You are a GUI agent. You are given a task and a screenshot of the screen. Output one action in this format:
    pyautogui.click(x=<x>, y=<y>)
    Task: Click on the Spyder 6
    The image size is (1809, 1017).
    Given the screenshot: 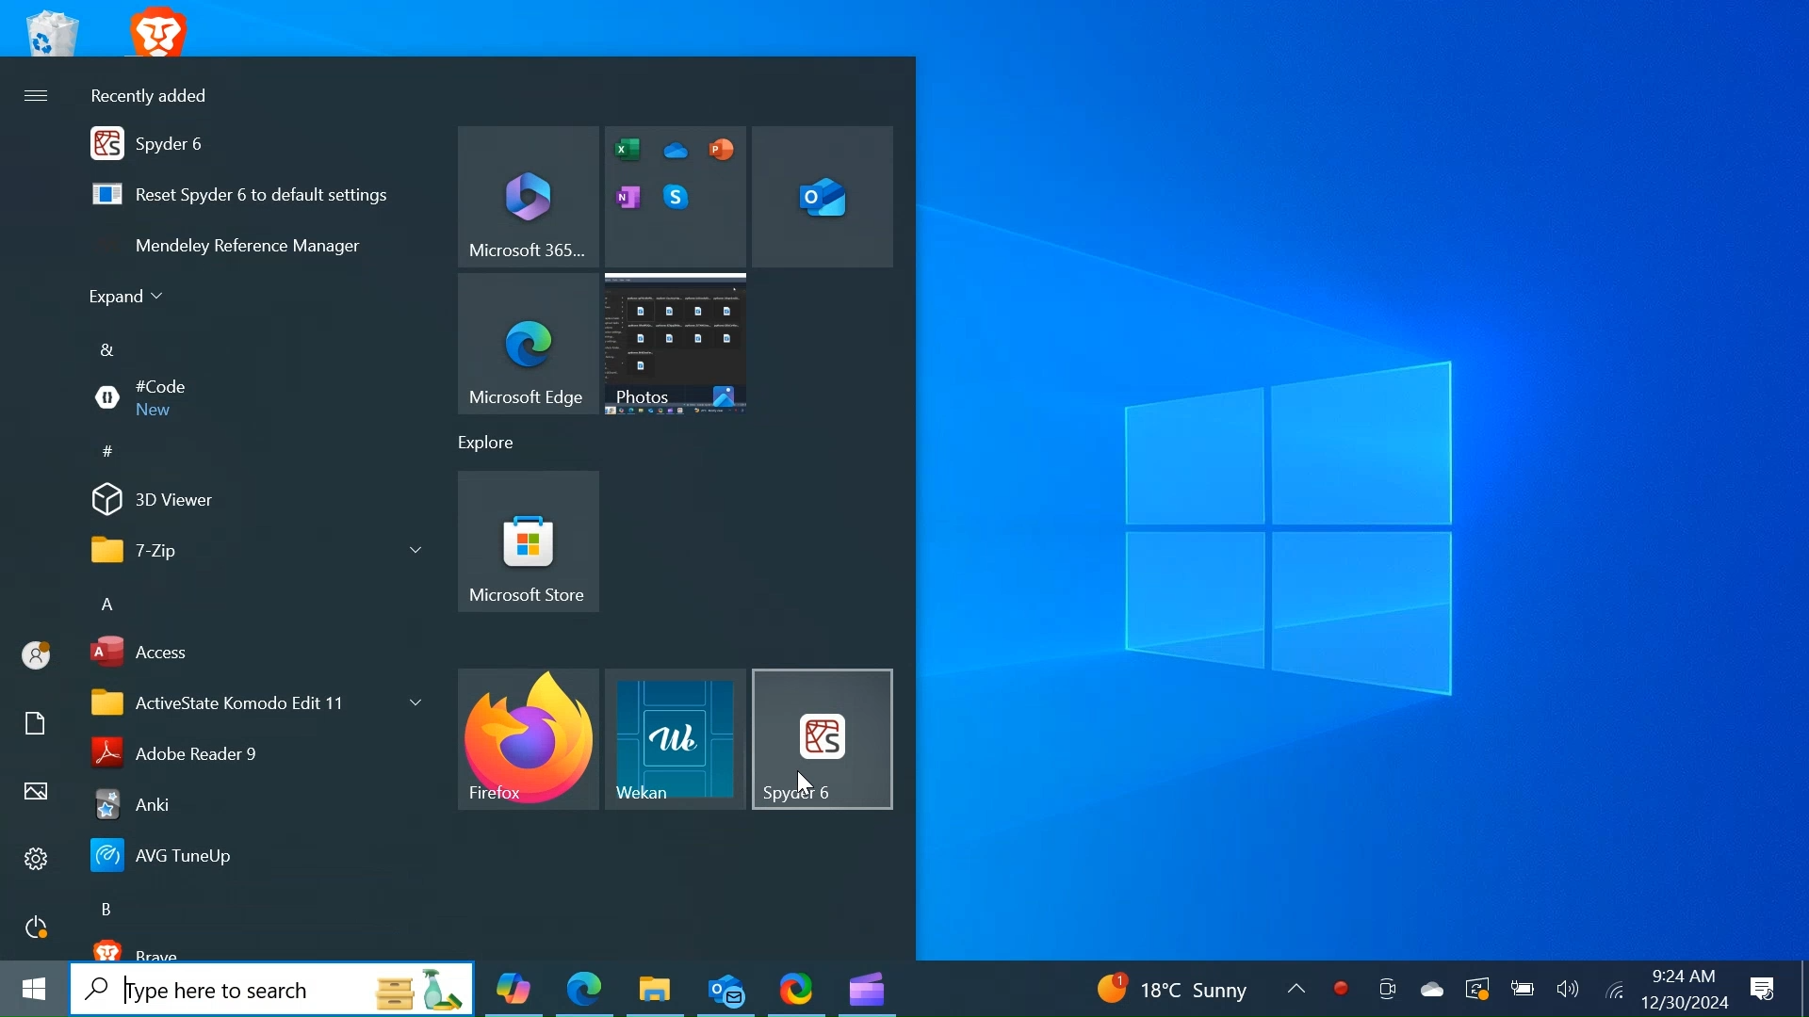 What is the action you would take?
    pyautogui.click(x=257, y=142)
    